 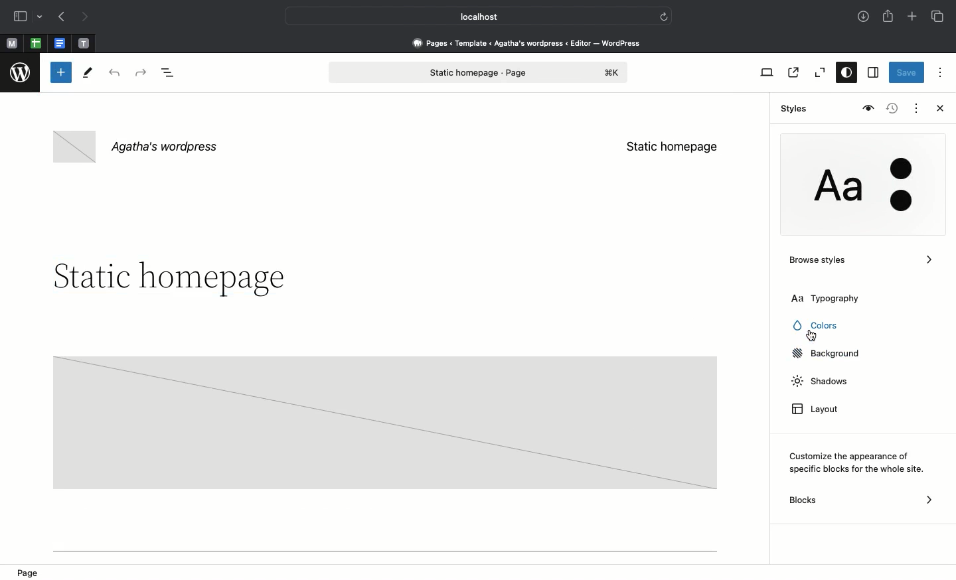 What do you see at coordinates (915, 107) in the screenshot?
I see `Actions` at bounding box center [915, 107].